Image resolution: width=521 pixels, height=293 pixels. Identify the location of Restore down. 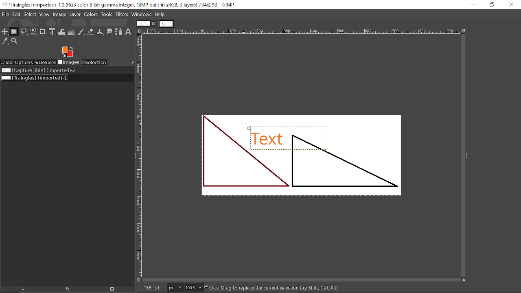
(493, 5).